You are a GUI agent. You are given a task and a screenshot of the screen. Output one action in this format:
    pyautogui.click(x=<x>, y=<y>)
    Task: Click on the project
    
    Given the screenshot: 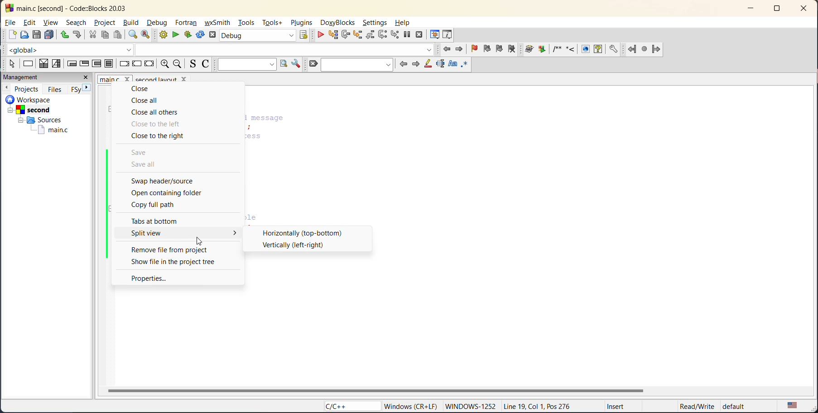 What is the action you would take?
    pyautogui.click(x=107, y=24)
    